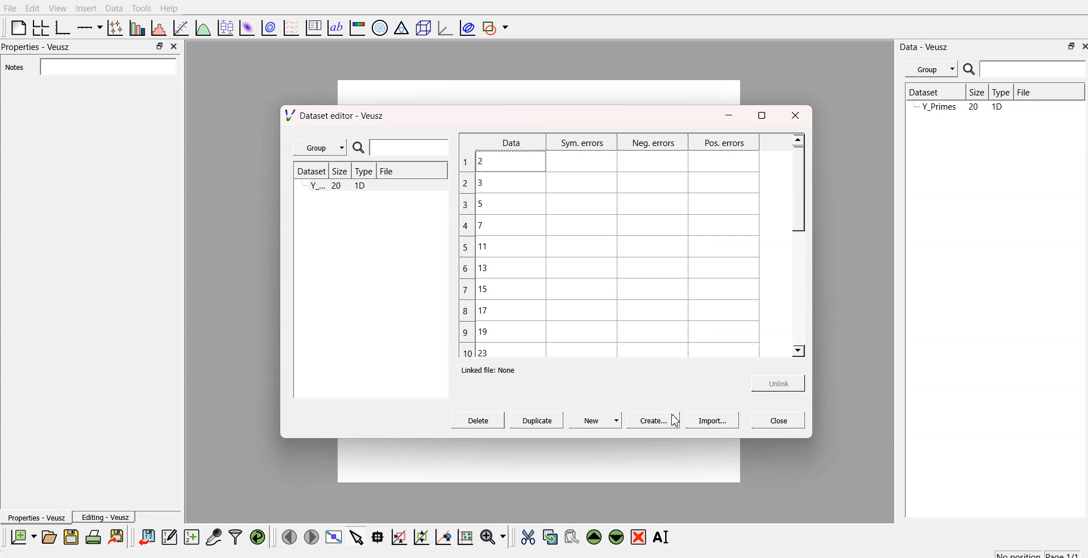 The width and height of the screenshot is (1088, 558). I want to click on close, so click(173, 45).